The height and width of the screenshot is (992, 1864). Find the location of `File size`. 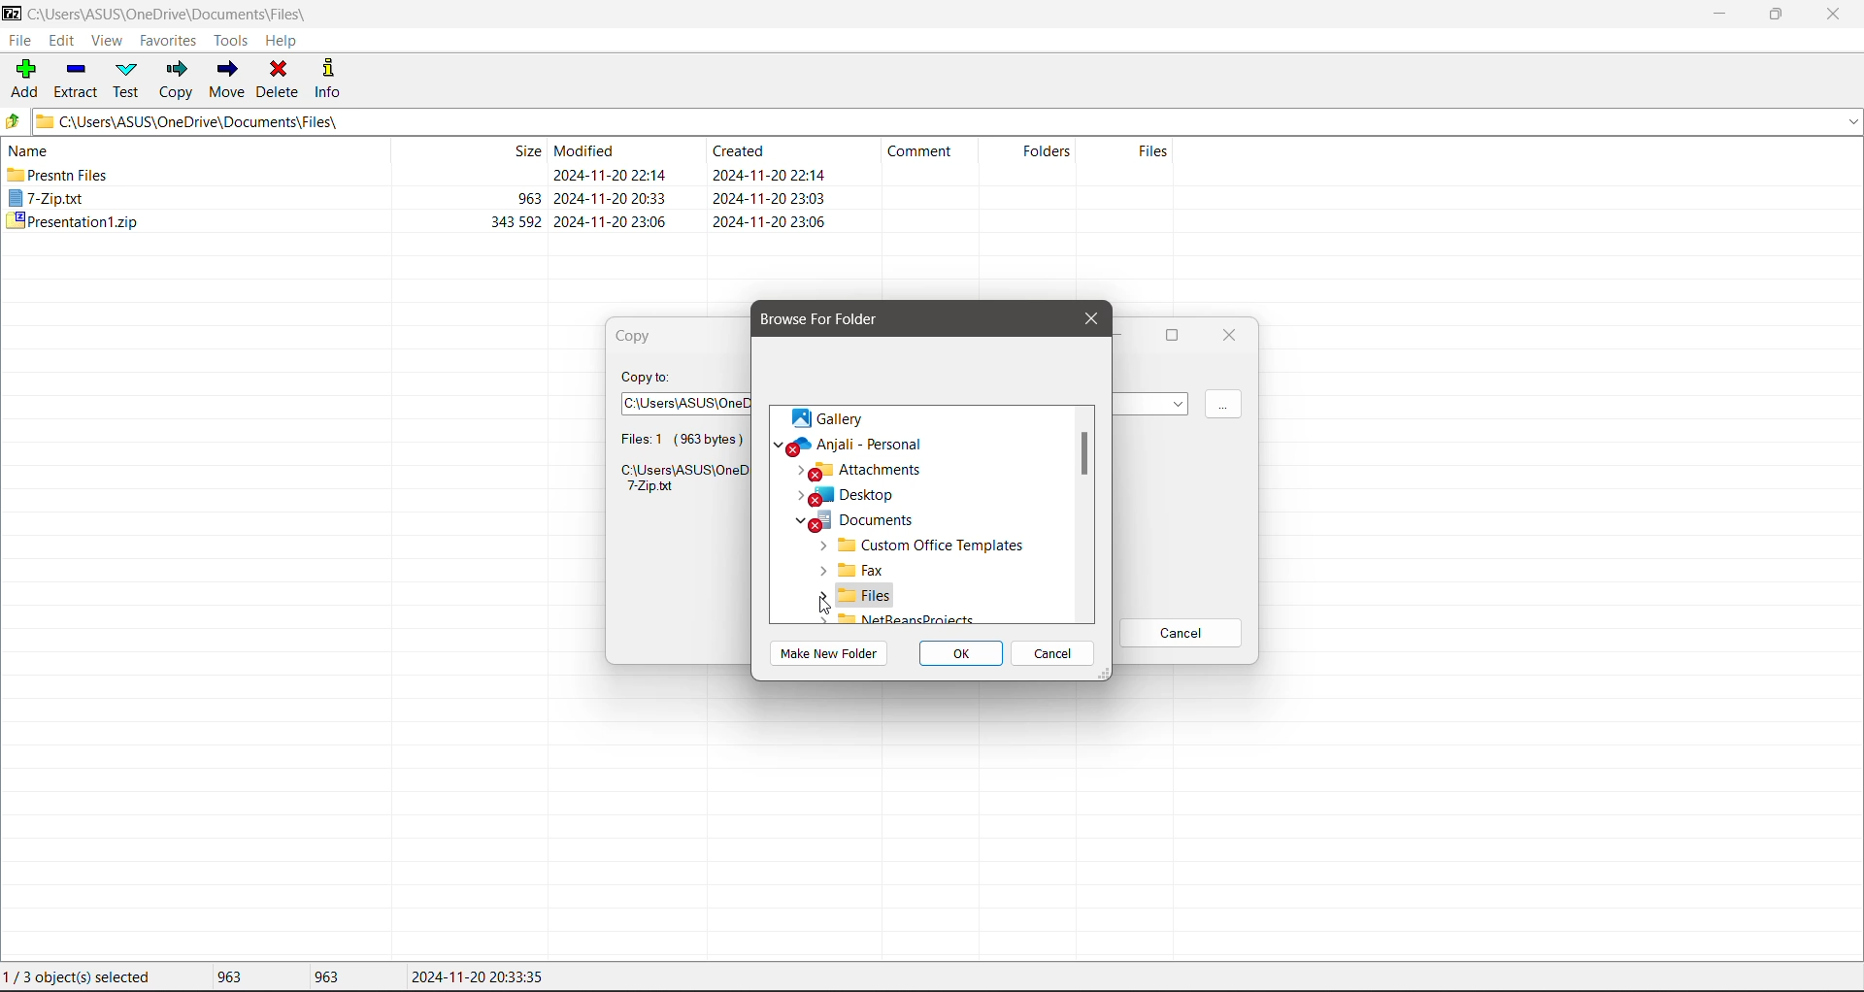

File size is located at coordinates (481, 187).